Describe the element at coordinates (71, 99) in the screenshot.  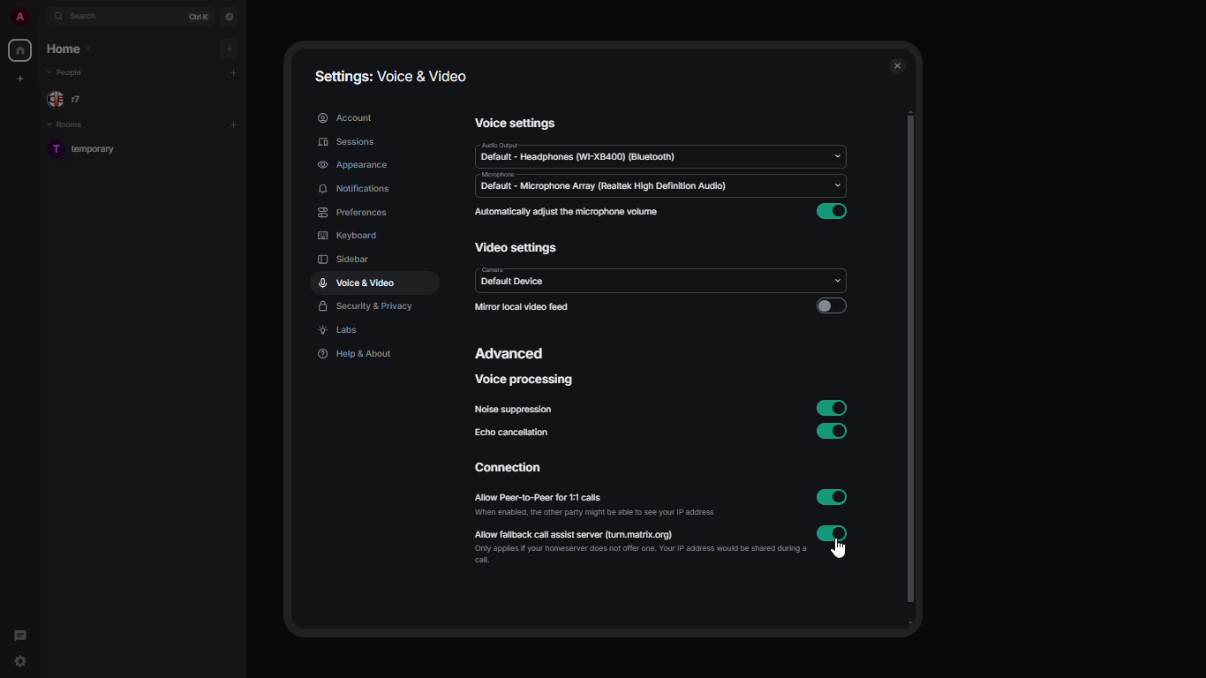
I see `people` at that location.